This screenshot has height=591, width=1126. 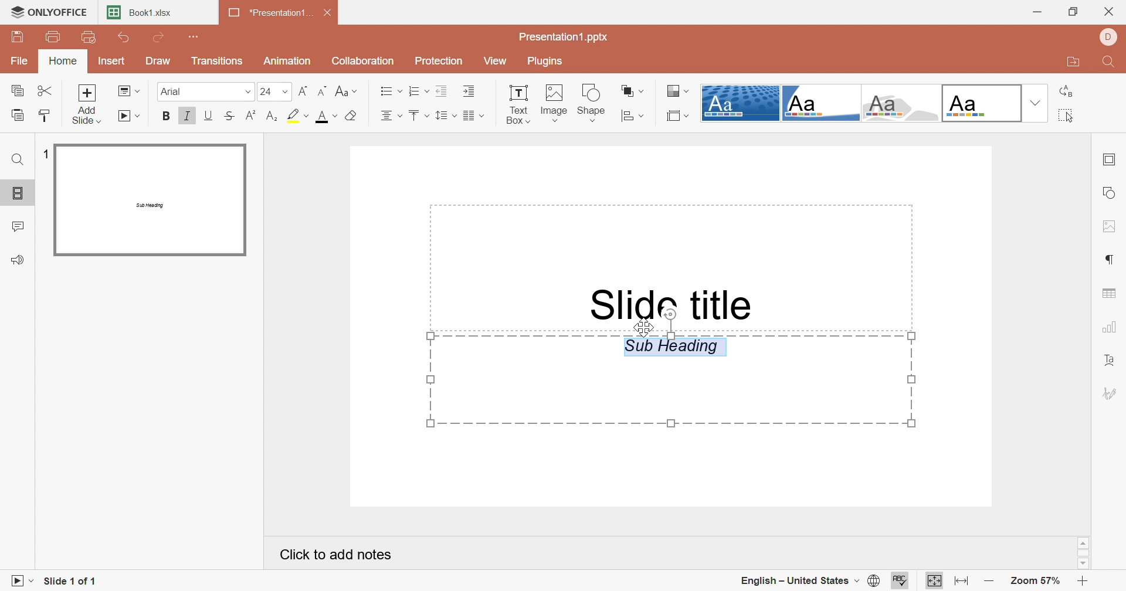 What do you see at coordinates (140, 12) in the screenshot?
I see `Book1.xlsx` at bounding box center [140, 12].